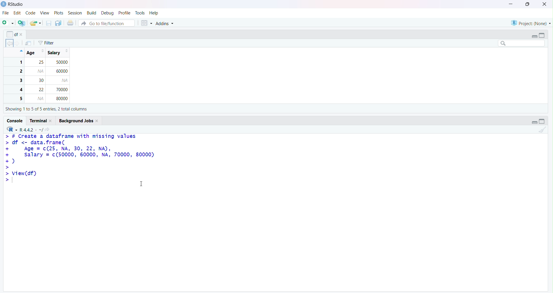  I want to click on Build, so click(92, 13).